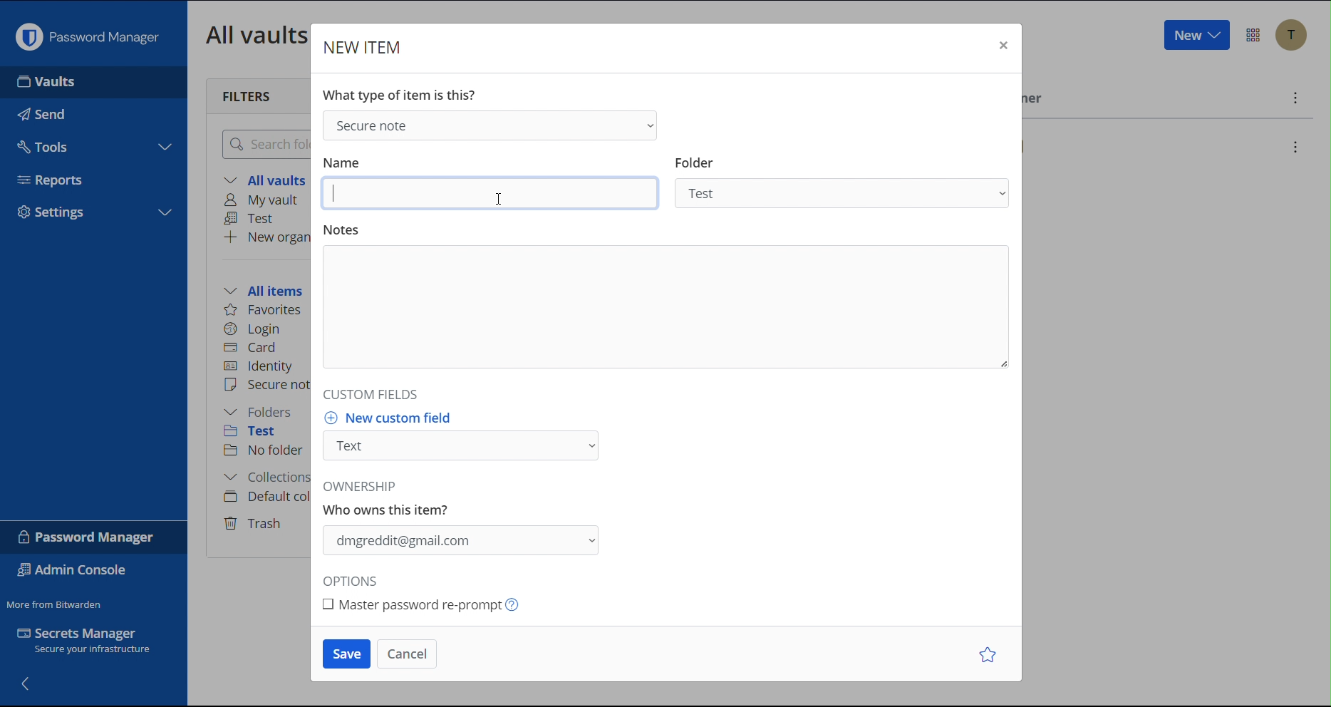  Describe the element at coordinates (268, 289) in the screenshot. I see `All items` at that location.